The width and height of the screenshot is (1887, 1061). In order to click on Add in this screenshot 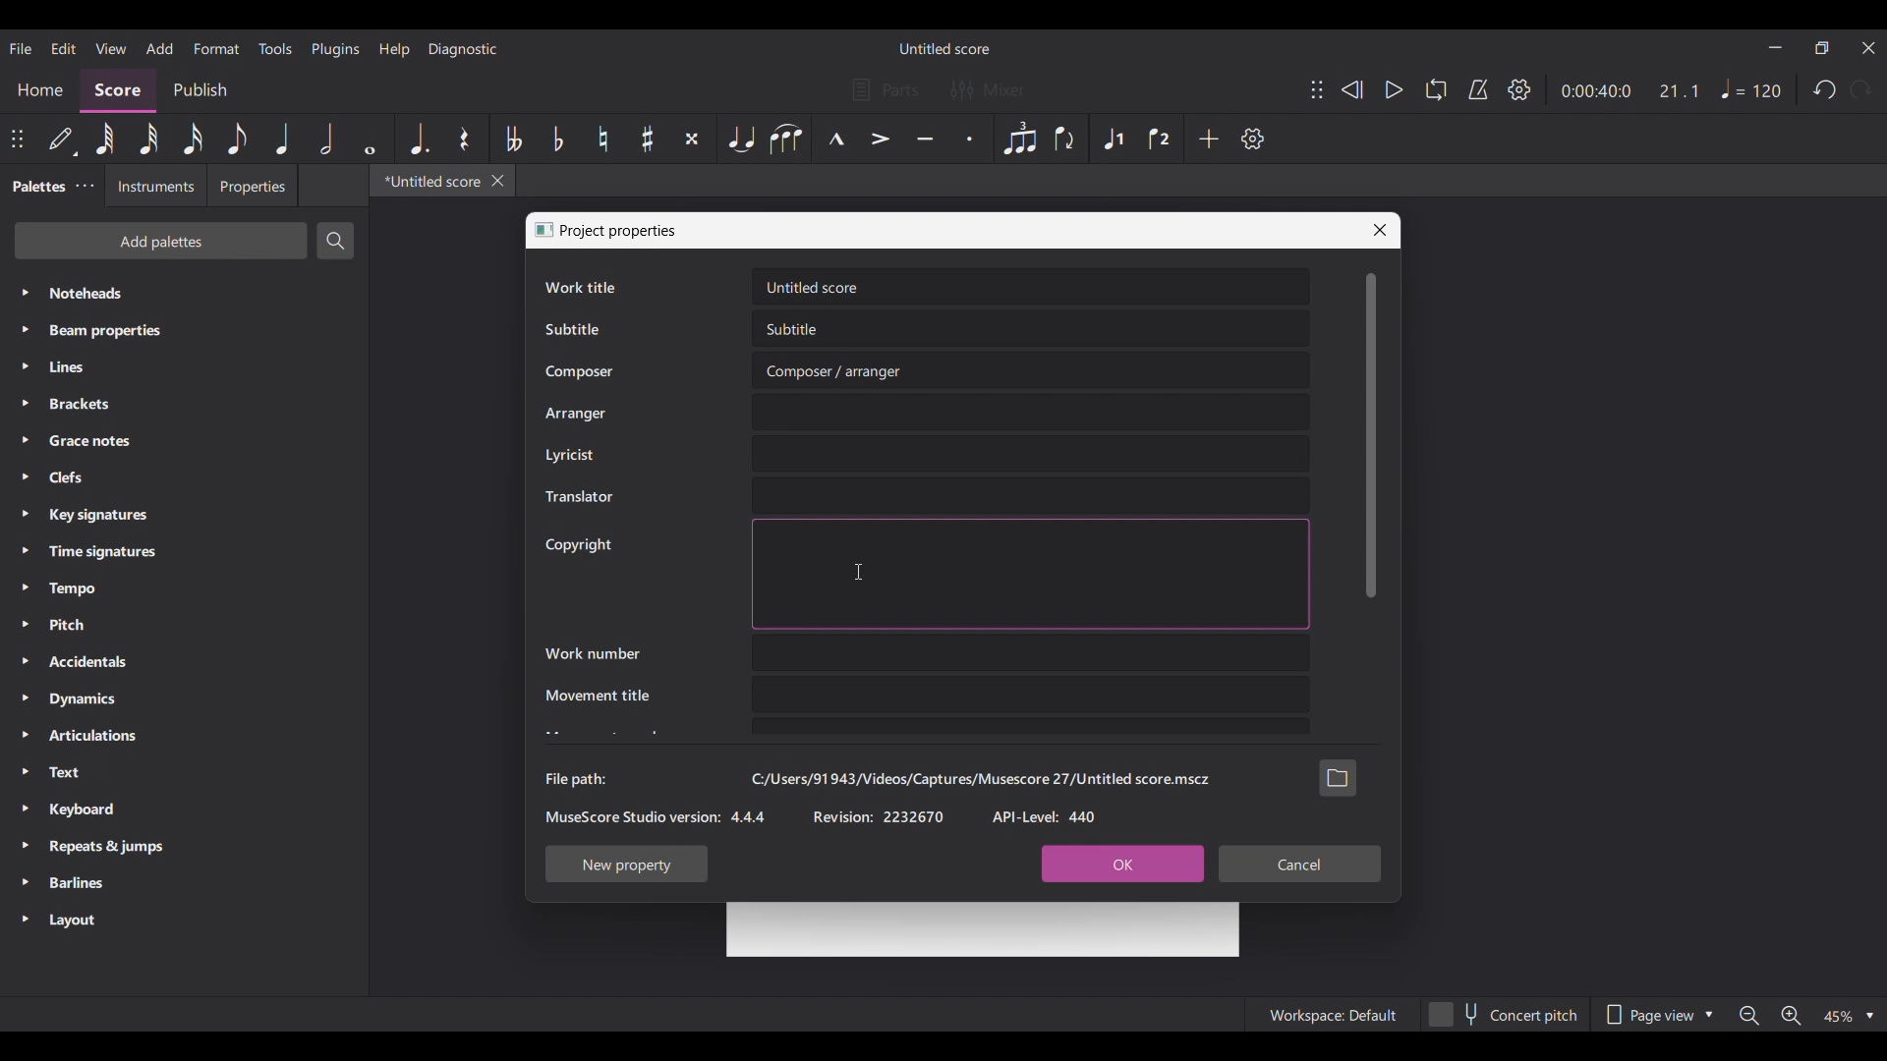, I will do `click(1208, 139)`.